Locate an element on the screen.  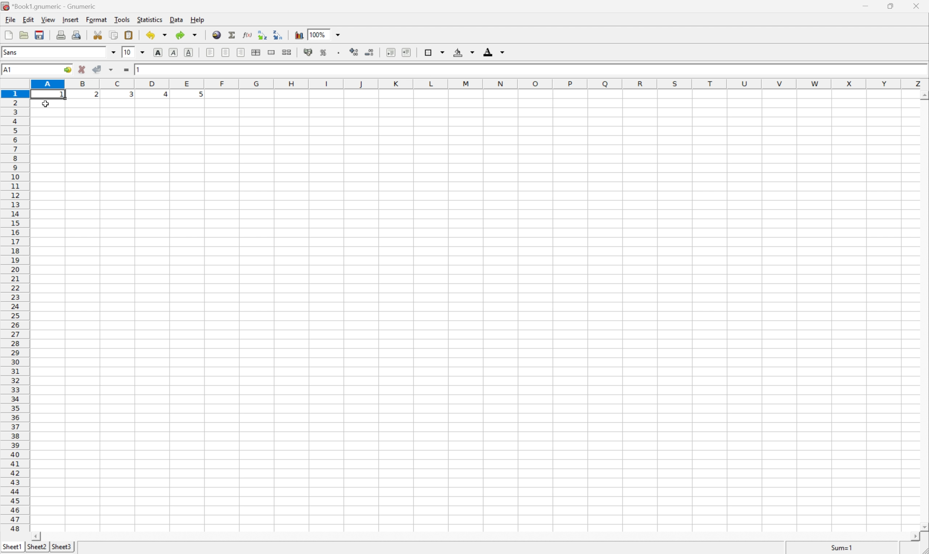
edit function in current cell is located at coordinates (248, 35).